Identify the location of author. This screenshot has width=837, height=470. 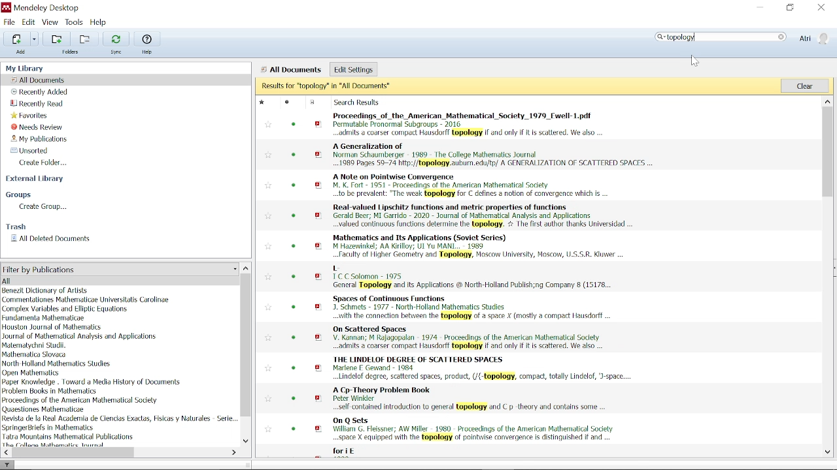
(79, 336).